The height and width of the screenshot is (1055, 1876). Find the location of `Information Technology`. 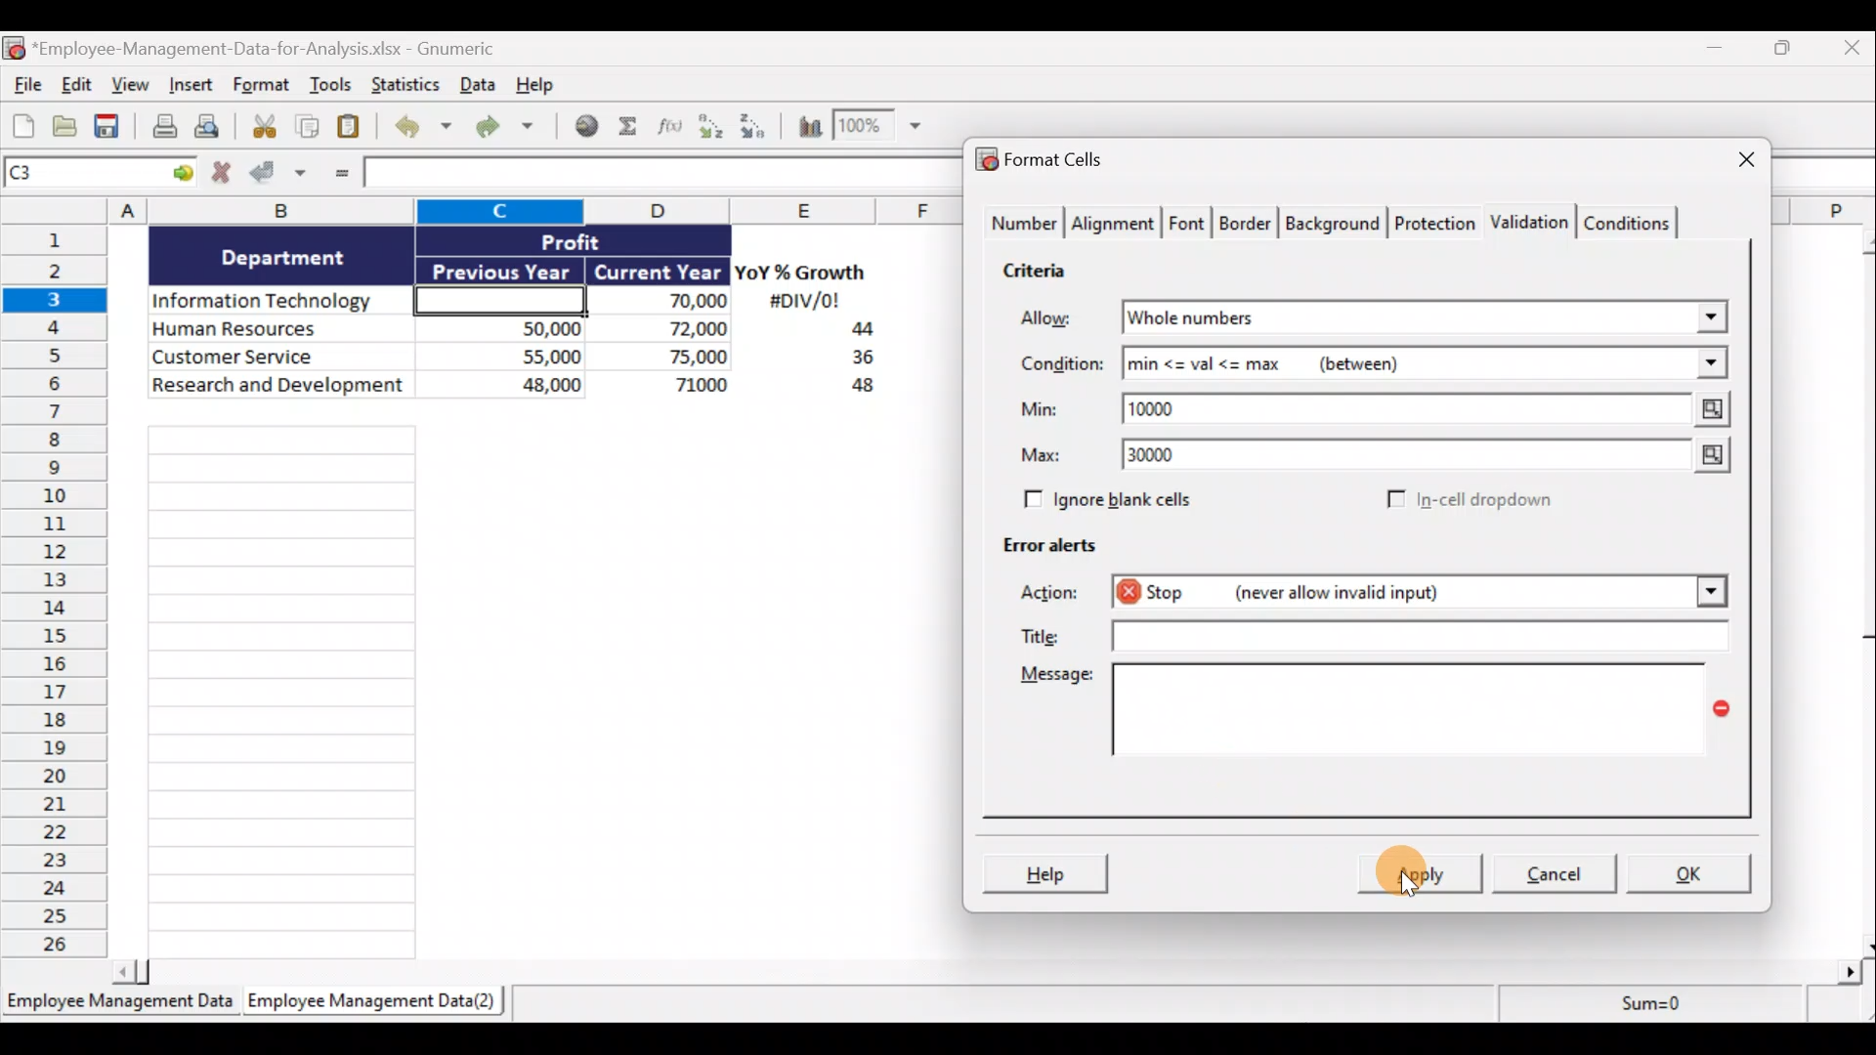

Information Technology is located at coordinates (281, 302).